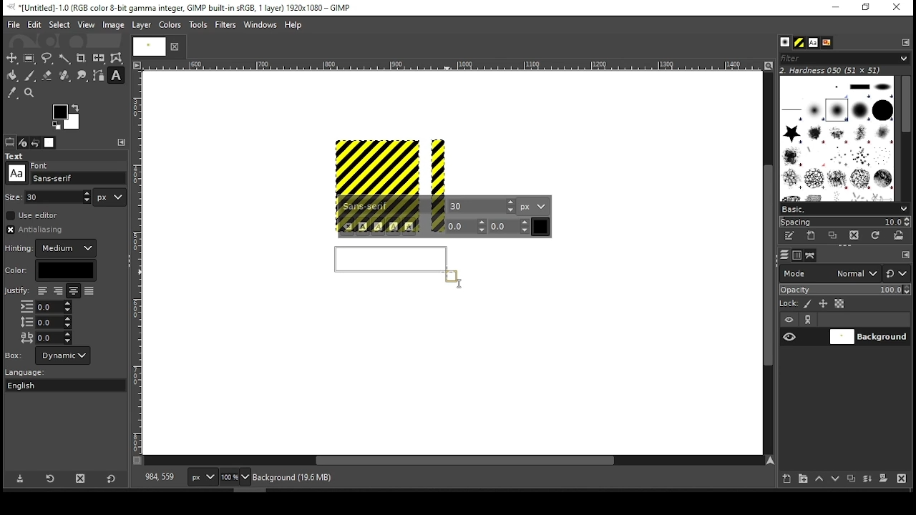 The width and height of the screenshot is (916, 515). Describe the element at coordinates (826, 43) in the screenshot. I see `document history` at that location.